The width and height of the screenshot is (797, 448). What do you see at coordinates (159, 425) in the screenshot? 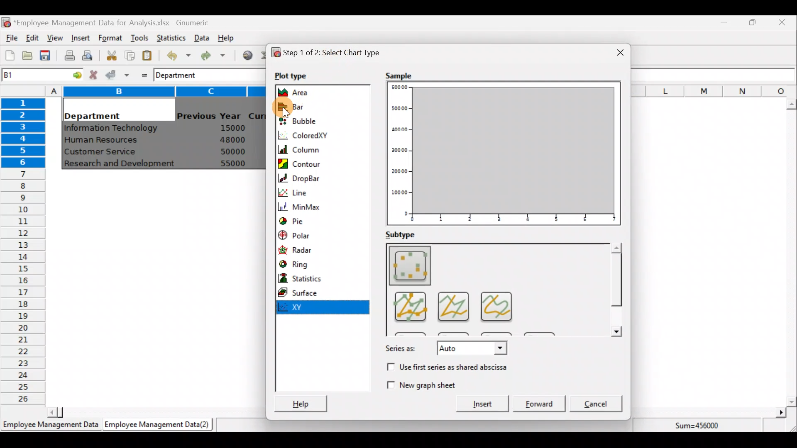
I see `Employee Management Data (2)` at bounding box center [159, 425].